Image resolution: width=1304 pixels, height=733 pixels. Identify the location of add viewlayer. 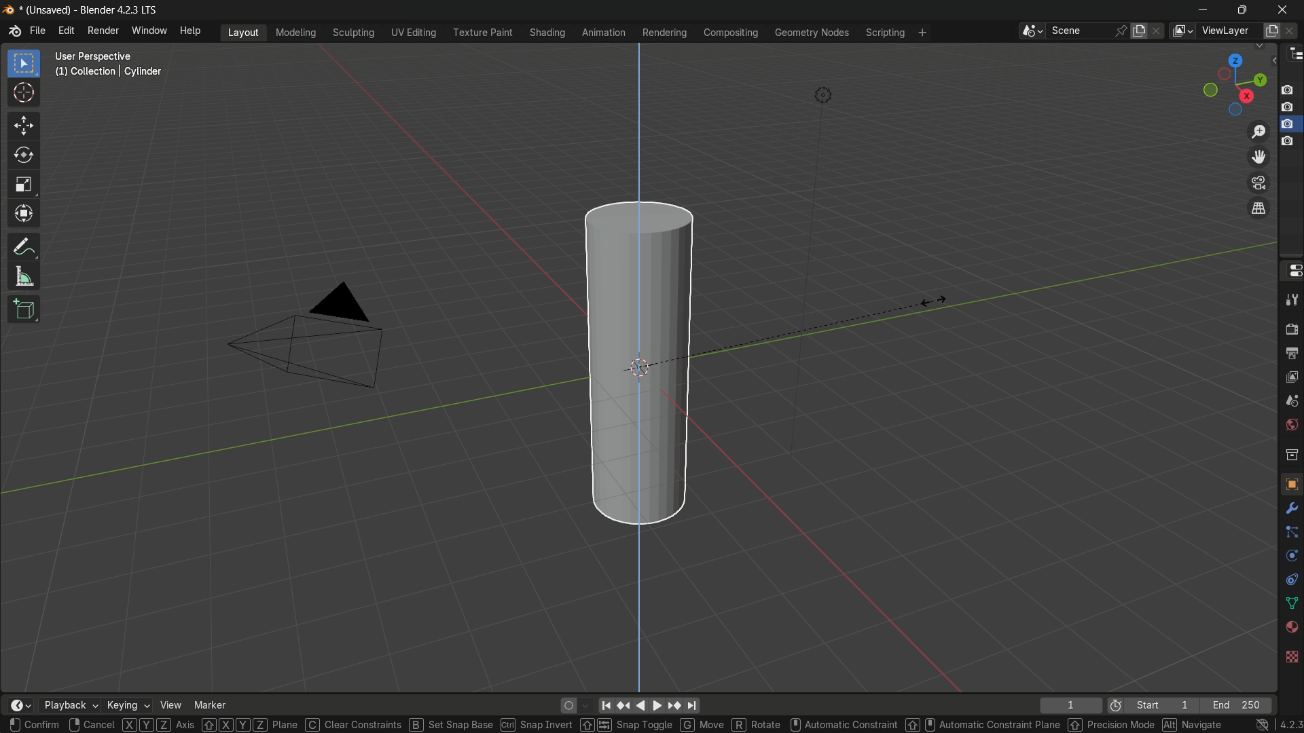
(1271, 31).